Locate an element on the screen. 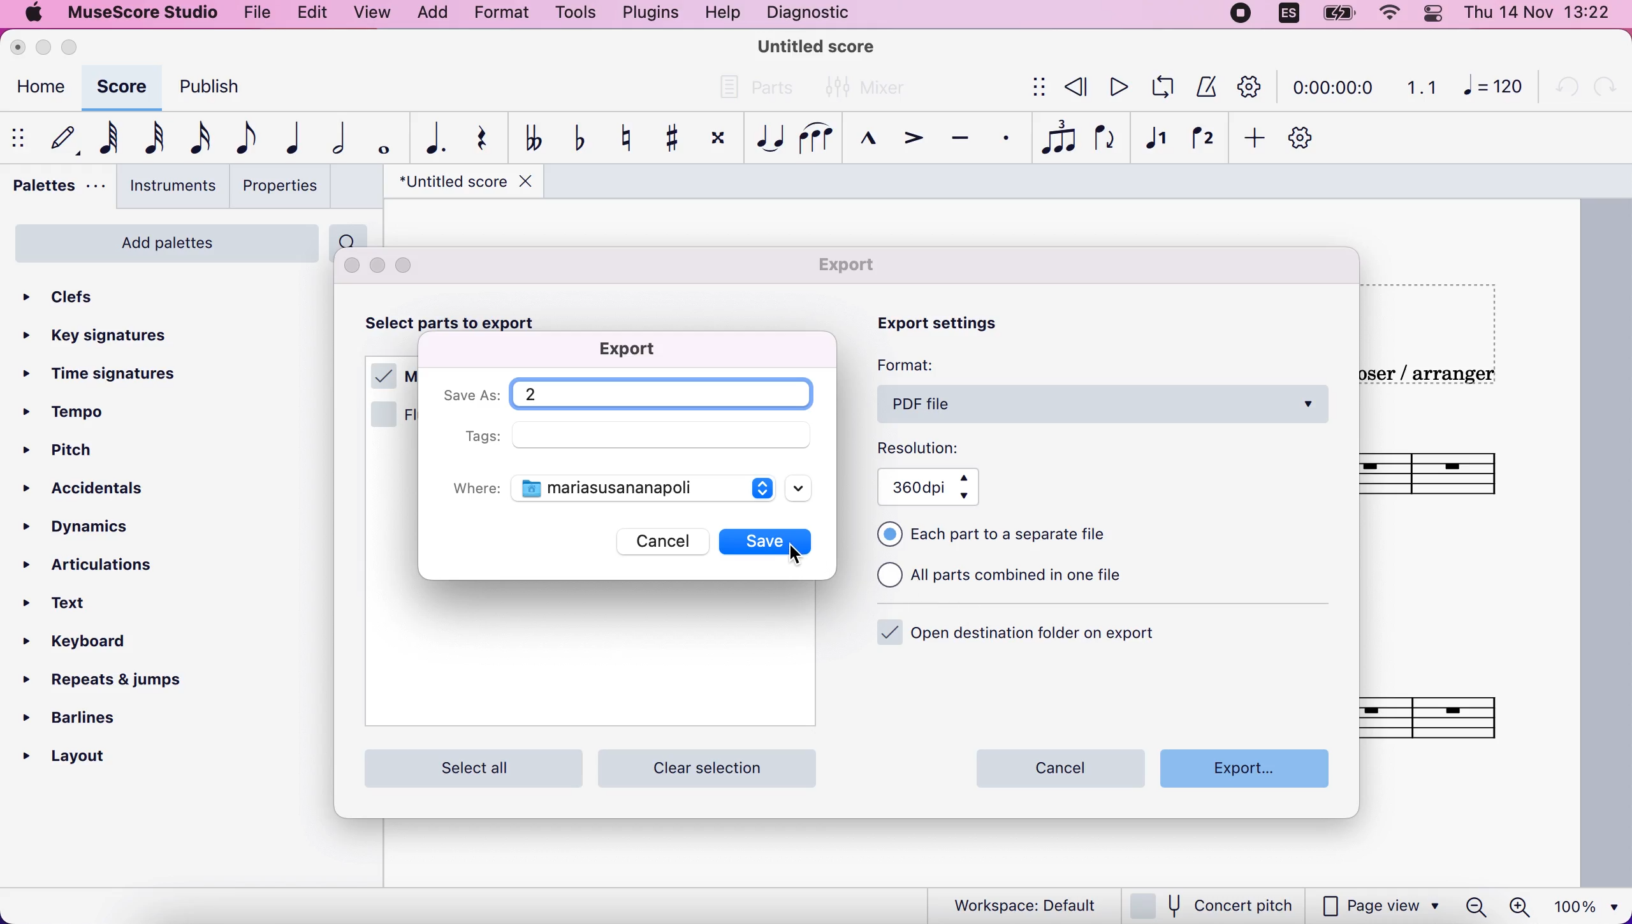  help is located at coordinates (719, 14).